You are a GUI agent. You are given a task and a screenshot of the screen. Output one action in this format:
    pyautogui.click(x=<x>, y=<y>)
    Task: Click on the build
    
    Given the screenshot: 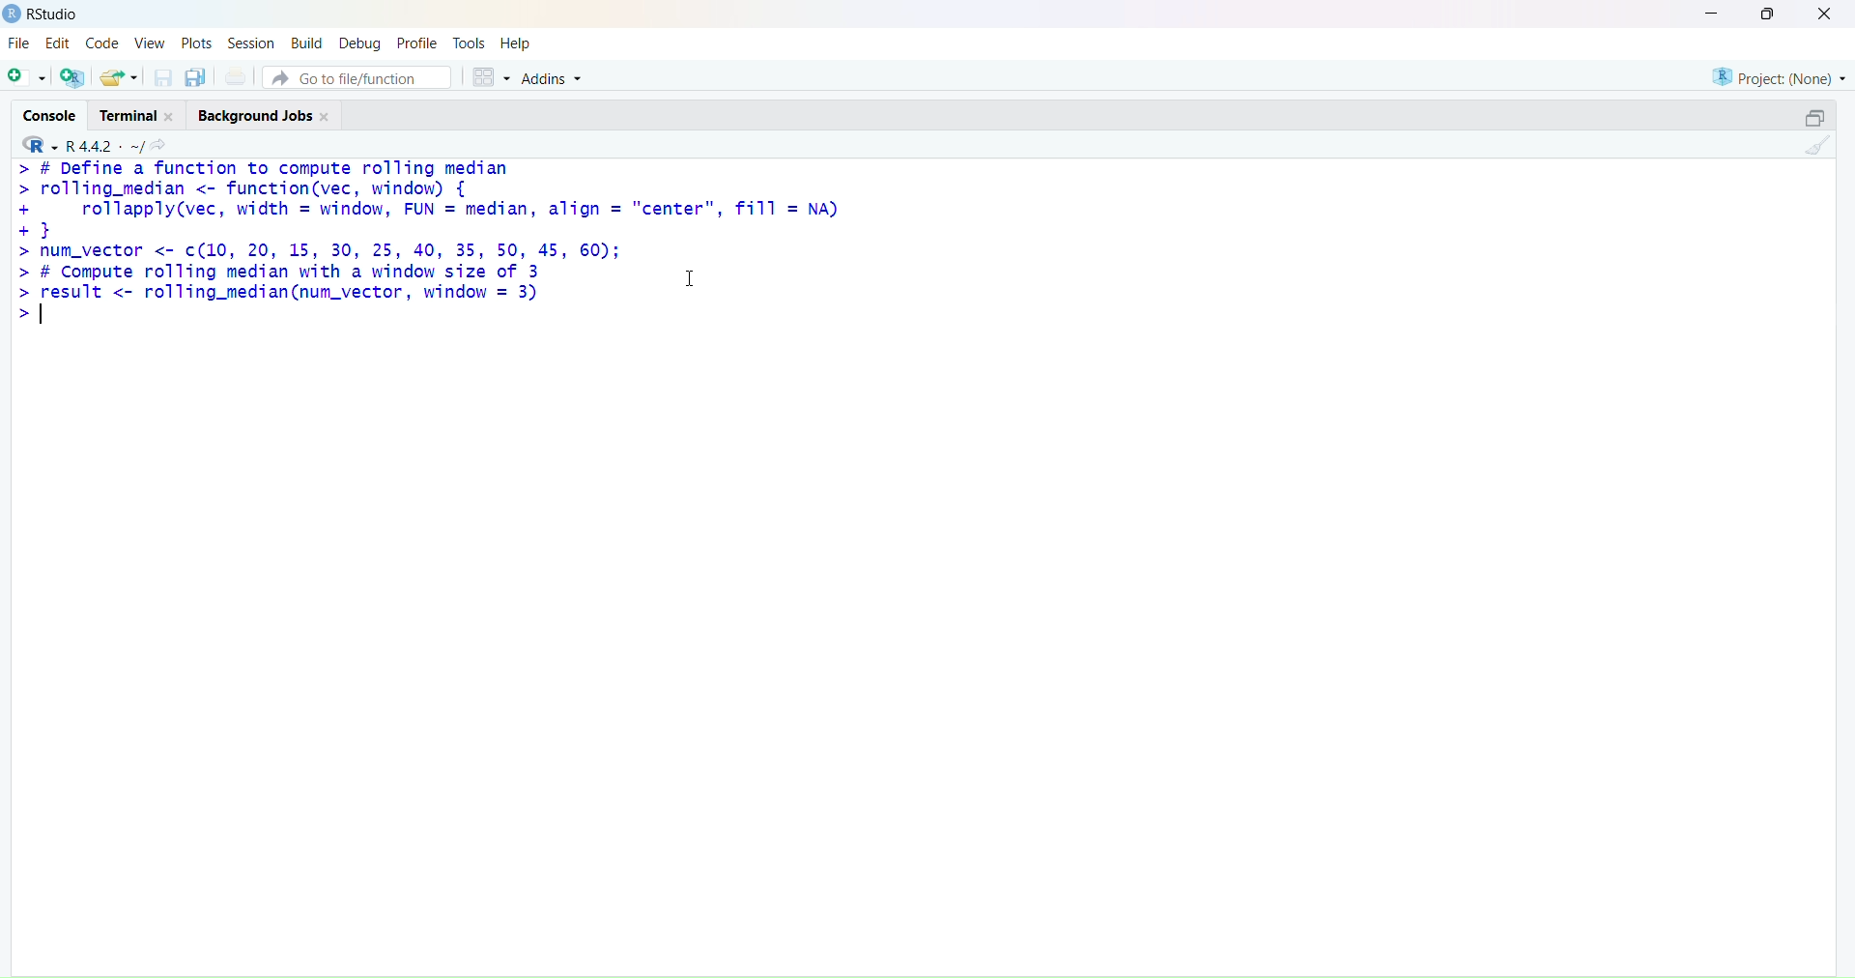 What is the action you would take?
    pyautogui.click(x=307, y=43)
    